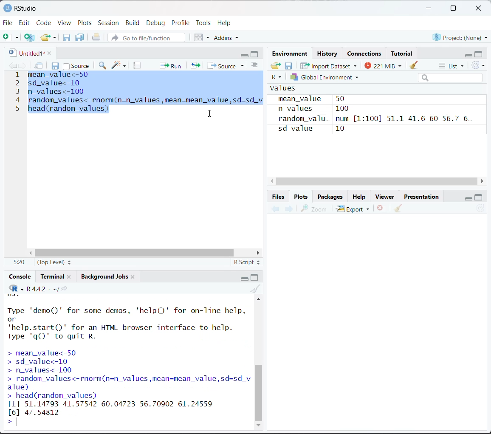 This screenshot has width=491, height=434. Describe the element at coordinates (56, 65) in the screenshot. I see `save current document` at that location.